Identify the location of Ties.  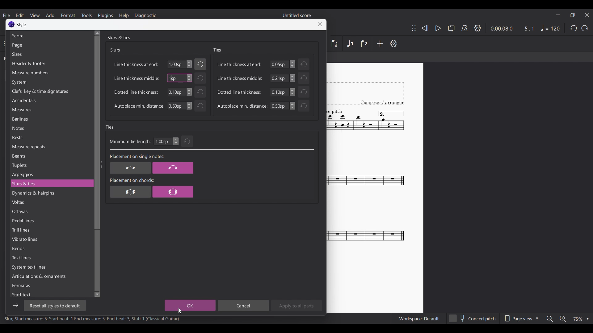
(217, 50).